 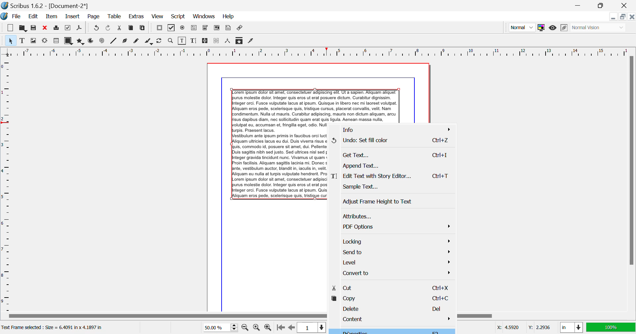 I want to click on Display Appearance, so click(x=611, y=327).